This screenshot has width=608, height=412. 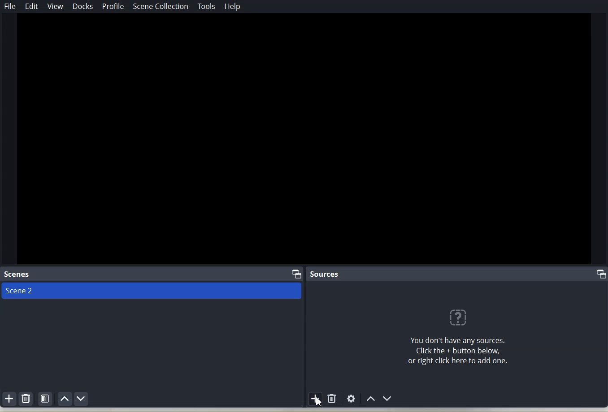 What do you see at coordinates (388, 399) in the screenshot?
I see `Move source down` at bounding box center [388, 399].